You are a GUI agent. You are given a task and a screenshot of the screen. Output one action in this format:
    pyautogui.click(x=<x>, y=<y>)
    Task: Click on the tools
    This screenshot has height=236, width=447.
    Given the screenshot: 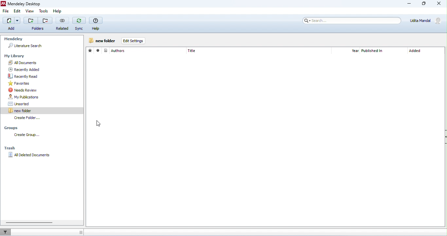 What is the action you would take?
    pyautogui.click(x=44, y=11)
    